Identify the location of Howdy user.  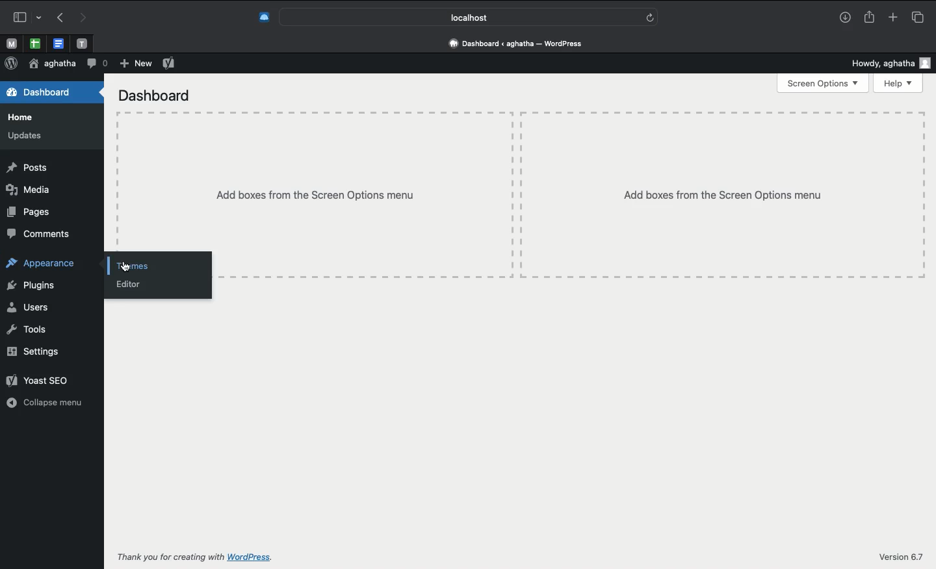
(892, 63).